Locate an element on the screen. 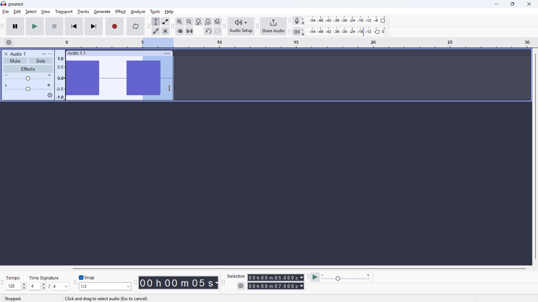  Skip to start  is located at coordinates (74, 26).